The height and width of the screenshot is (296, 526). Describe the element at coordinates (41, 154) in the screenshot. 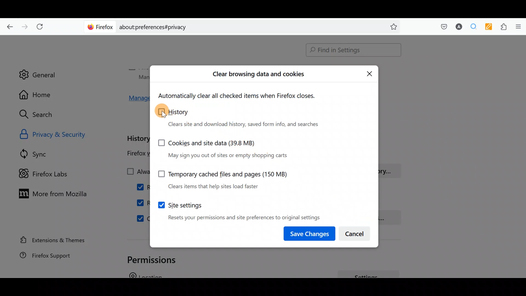

I see `Sync` at that location.